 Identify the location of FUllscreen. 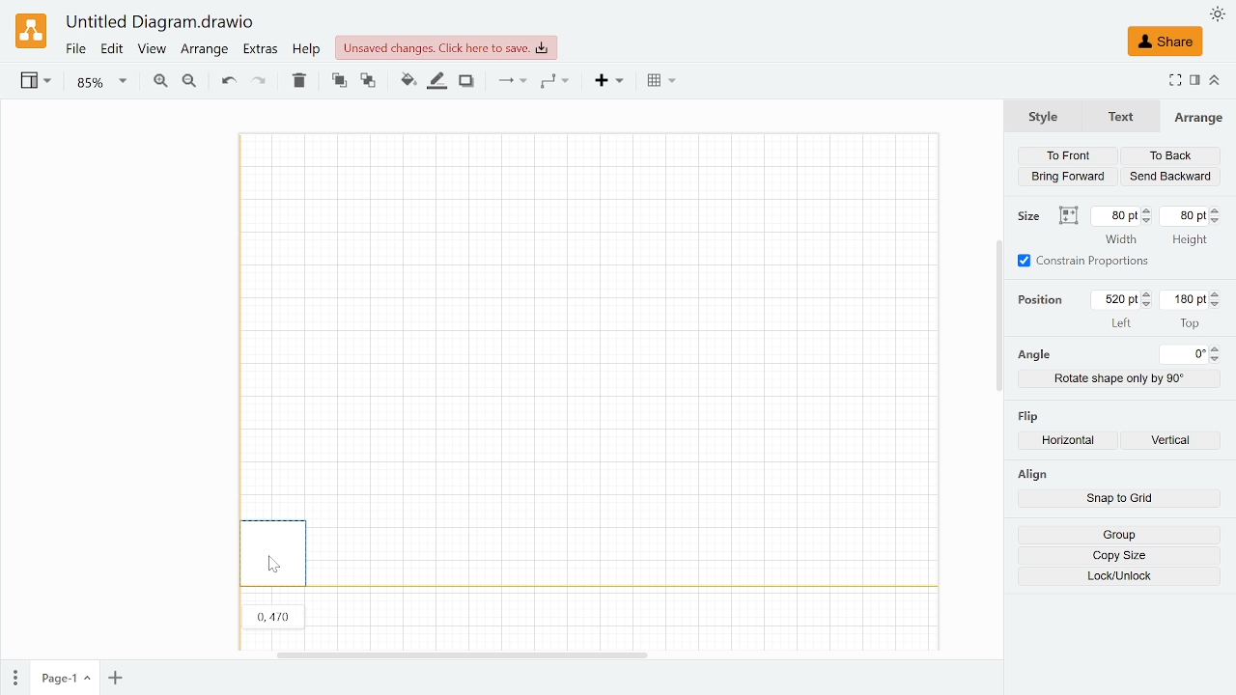
(1174, 82).